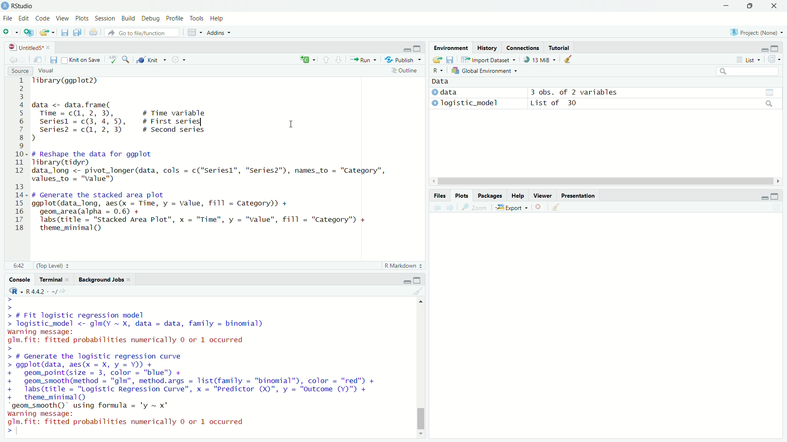 The height and width of the screenshot is (442, 787). What do you see at coordinates (192, 34) in the screenshot?
I see `grid` at bounding box center [192, 34].